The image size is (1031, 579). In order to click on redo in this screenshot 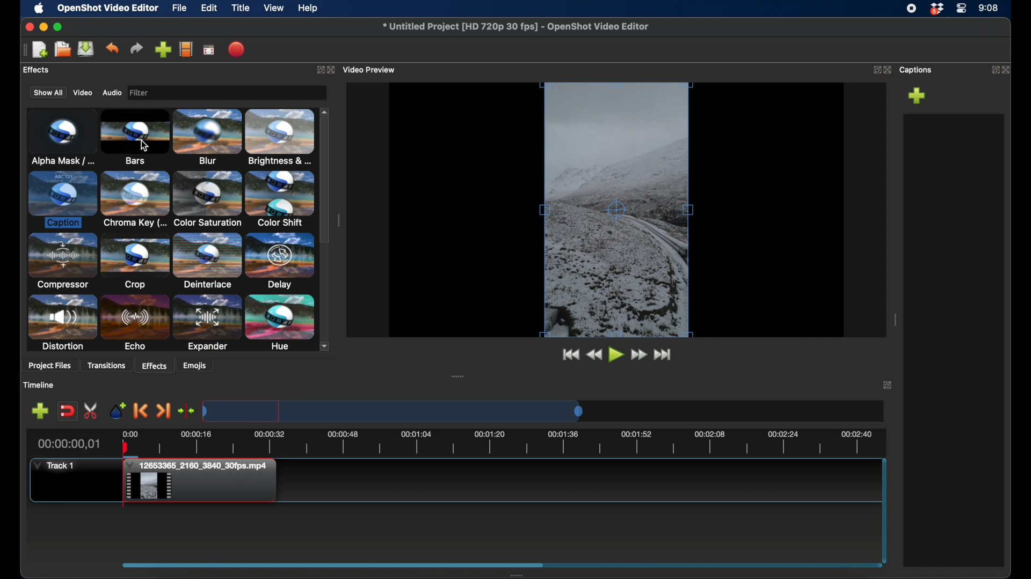, I will do `click(137, 48)`.